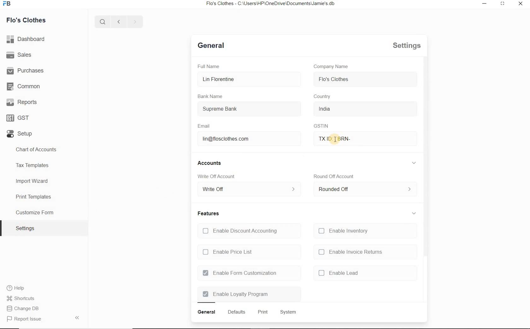 The height and width of the screenshot is (329, 530). I want to click on Enable Discount Accounting, so click(239, 231).